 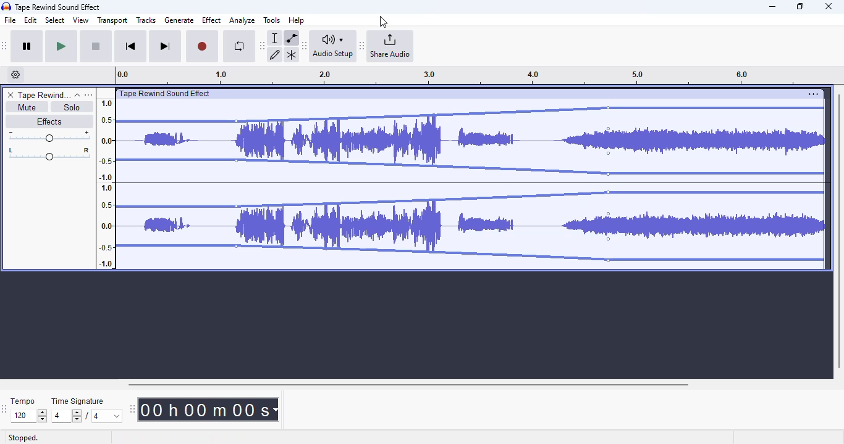 I want to click on share audio, so click(x=391, y=46).